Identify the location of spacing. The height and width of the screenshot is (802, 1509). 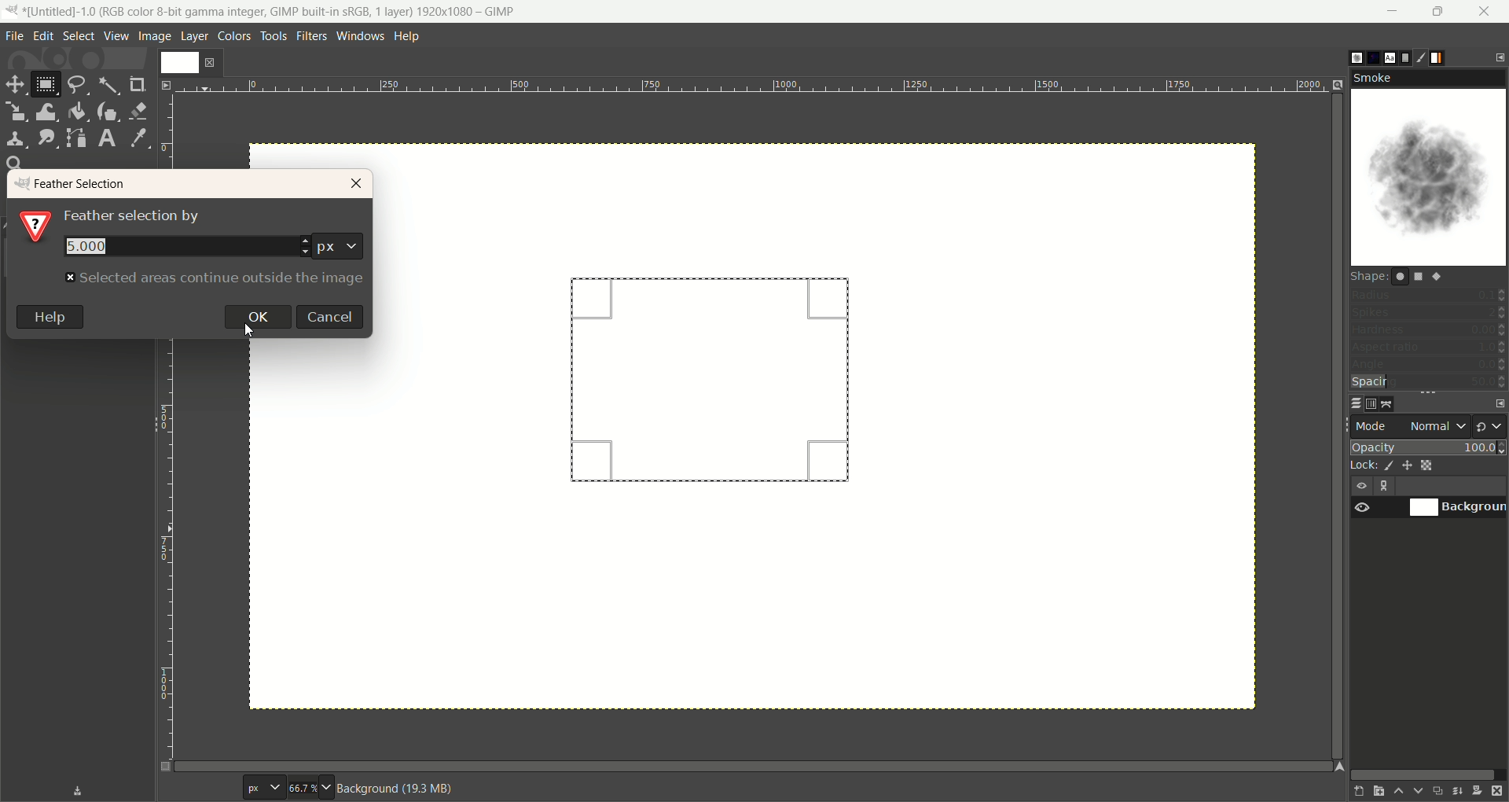
(1429, 384).